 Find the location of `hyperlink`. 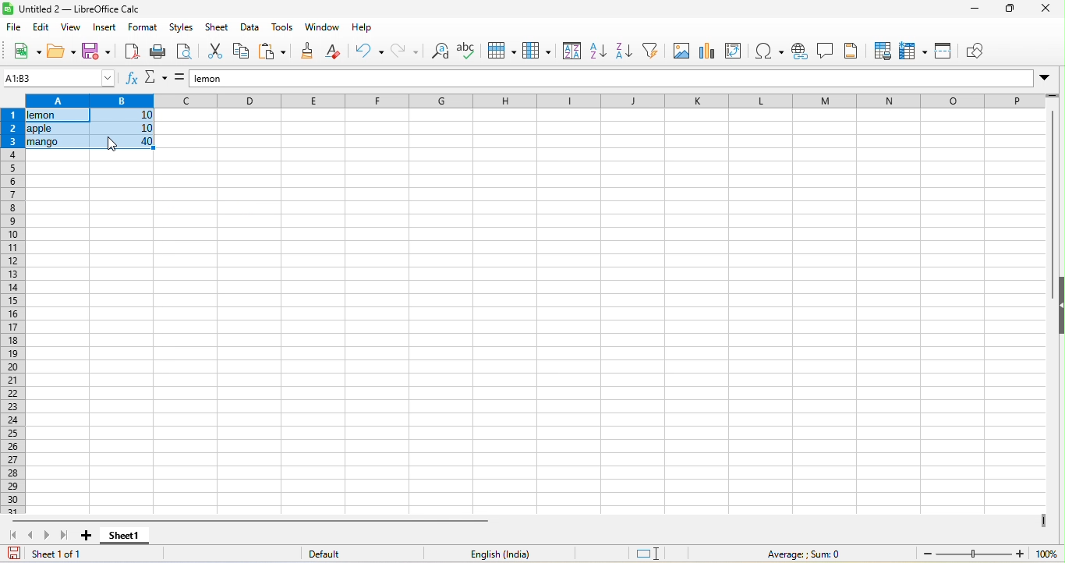

hyperlink is located at coordinates (801, 51).